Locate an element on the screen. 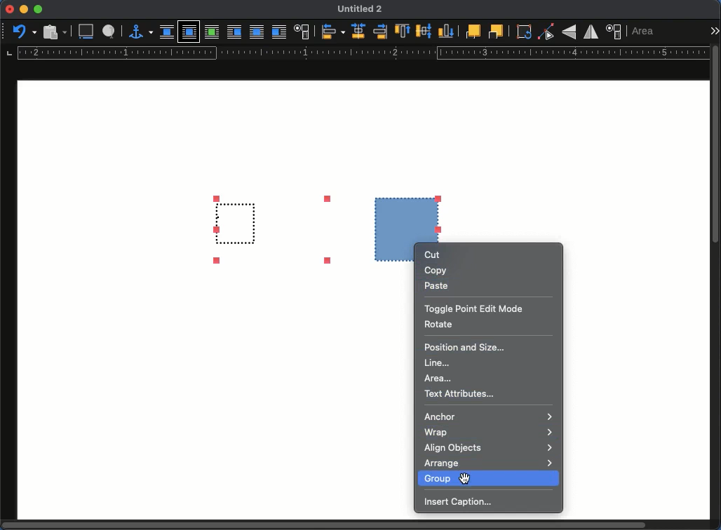 This screenshot has height=530, width=721. align objects is located at coordinates (331, 32).